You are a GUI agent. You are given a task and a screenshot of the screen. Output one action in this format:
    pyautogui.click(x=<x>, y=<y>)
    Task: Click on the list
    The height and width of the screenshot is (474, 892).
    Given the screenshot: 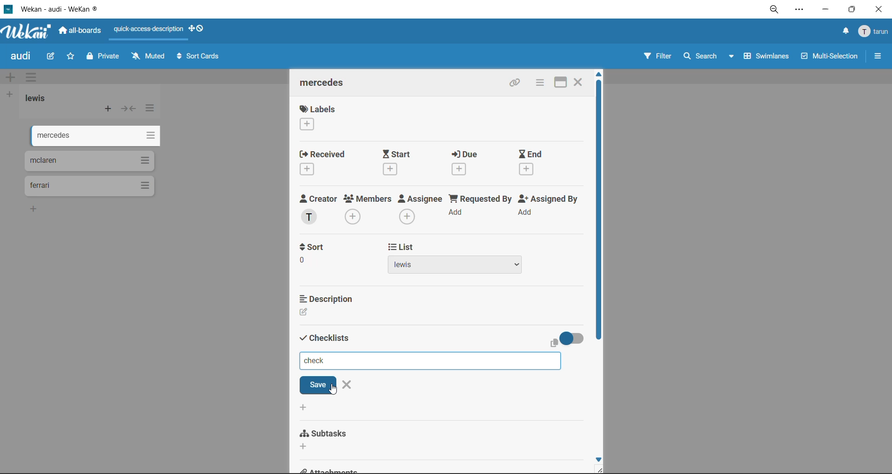 What is the action you would take?
    pyautogui.click(x=460, y=267)
    